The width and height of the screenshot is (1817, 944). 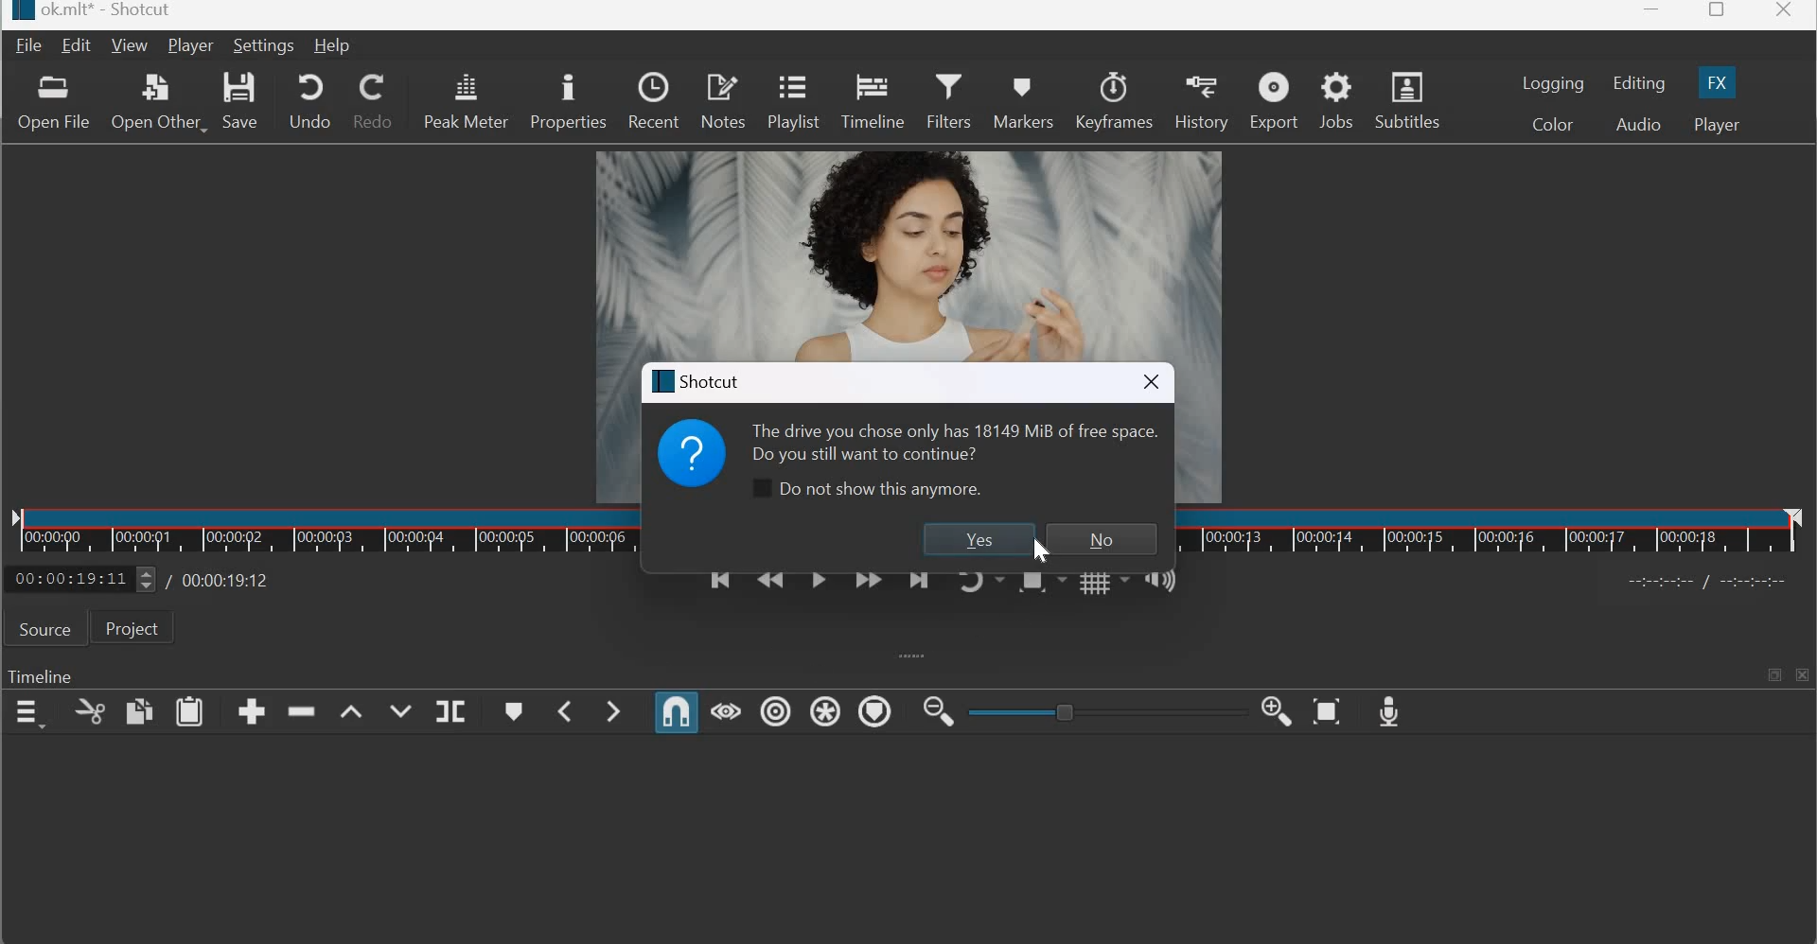 I want to click on current position, so click(x=83, y=577).